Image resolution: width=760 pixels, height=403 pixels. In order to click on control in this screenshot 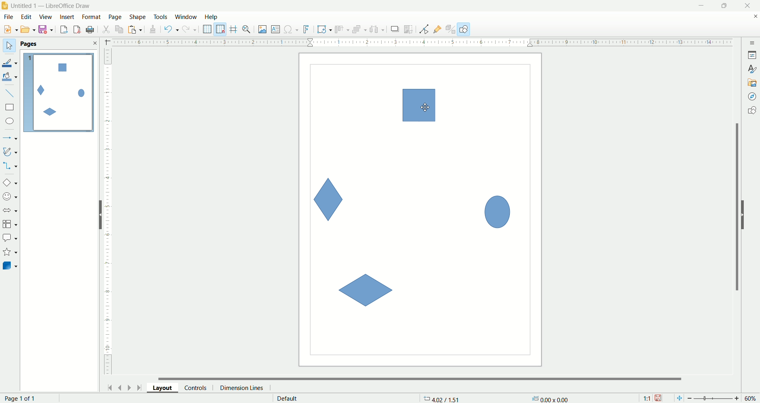, I will do `click(199, 388)`.